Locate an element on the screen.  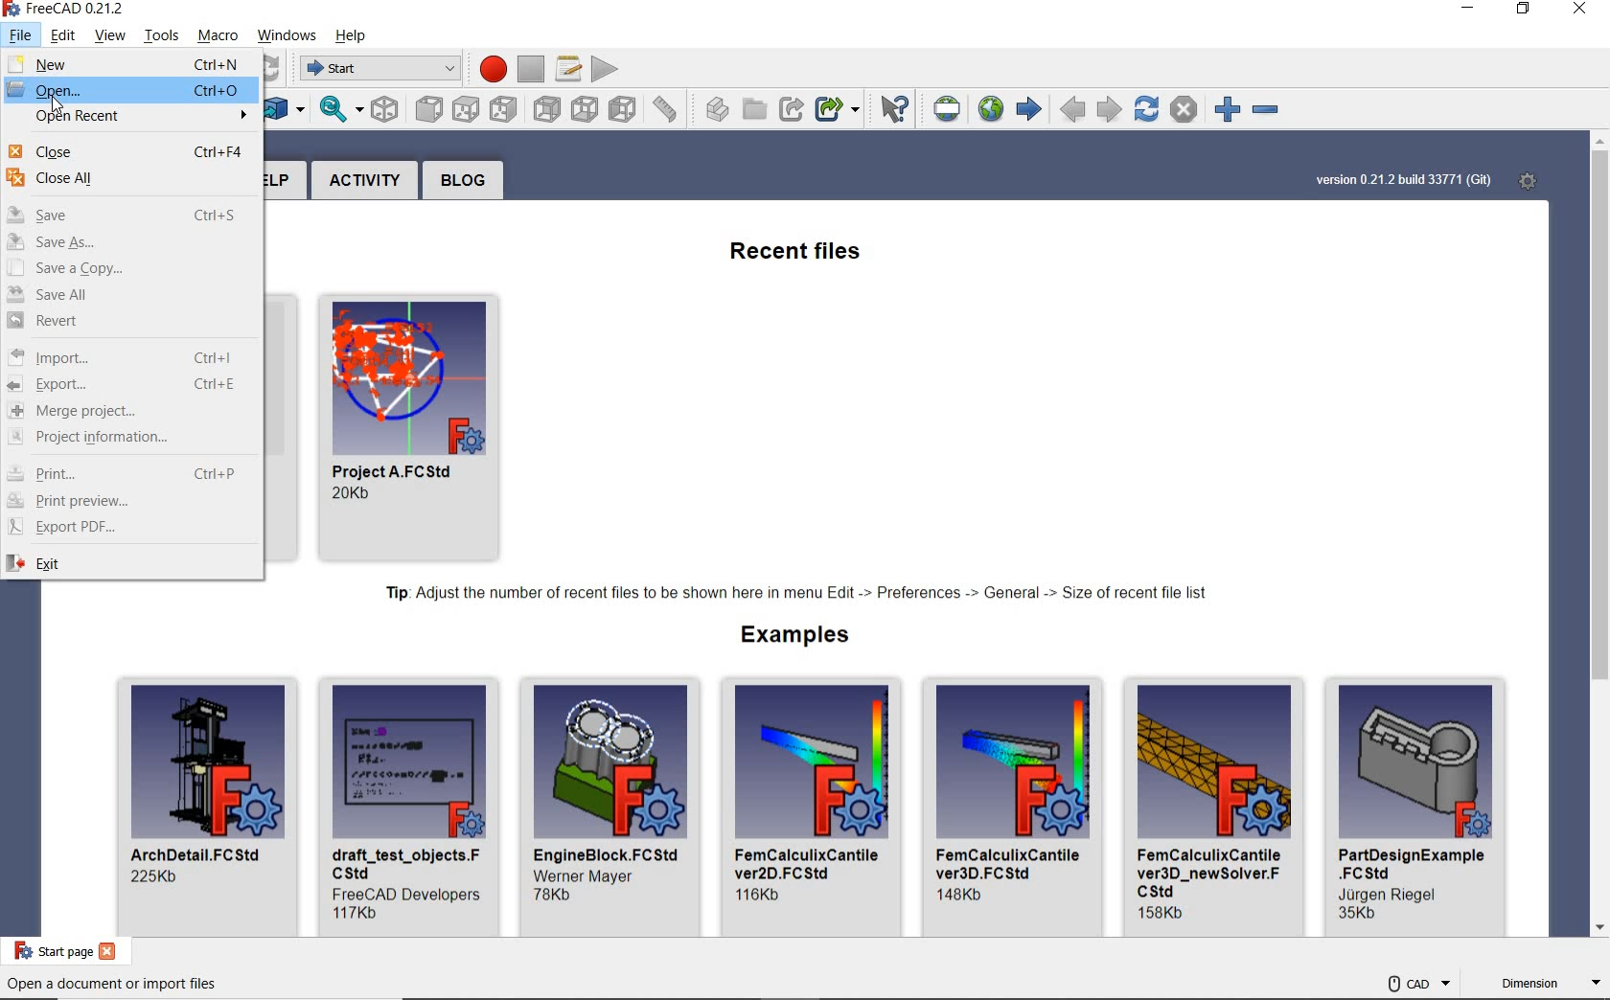
cursor is located at coordinates (57, 105).